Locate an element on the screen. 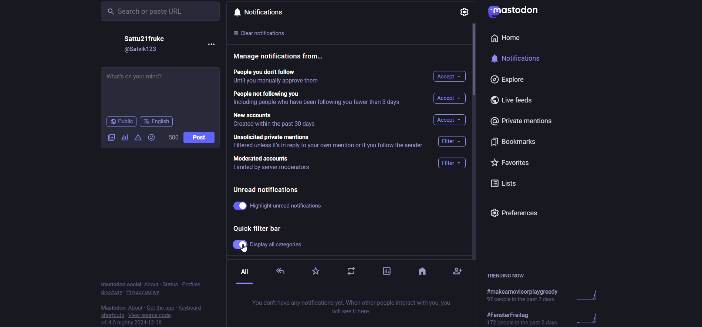 The height and width of the screenshot is (327, 702). manage notification from.. is located at coordinates (280, 56).